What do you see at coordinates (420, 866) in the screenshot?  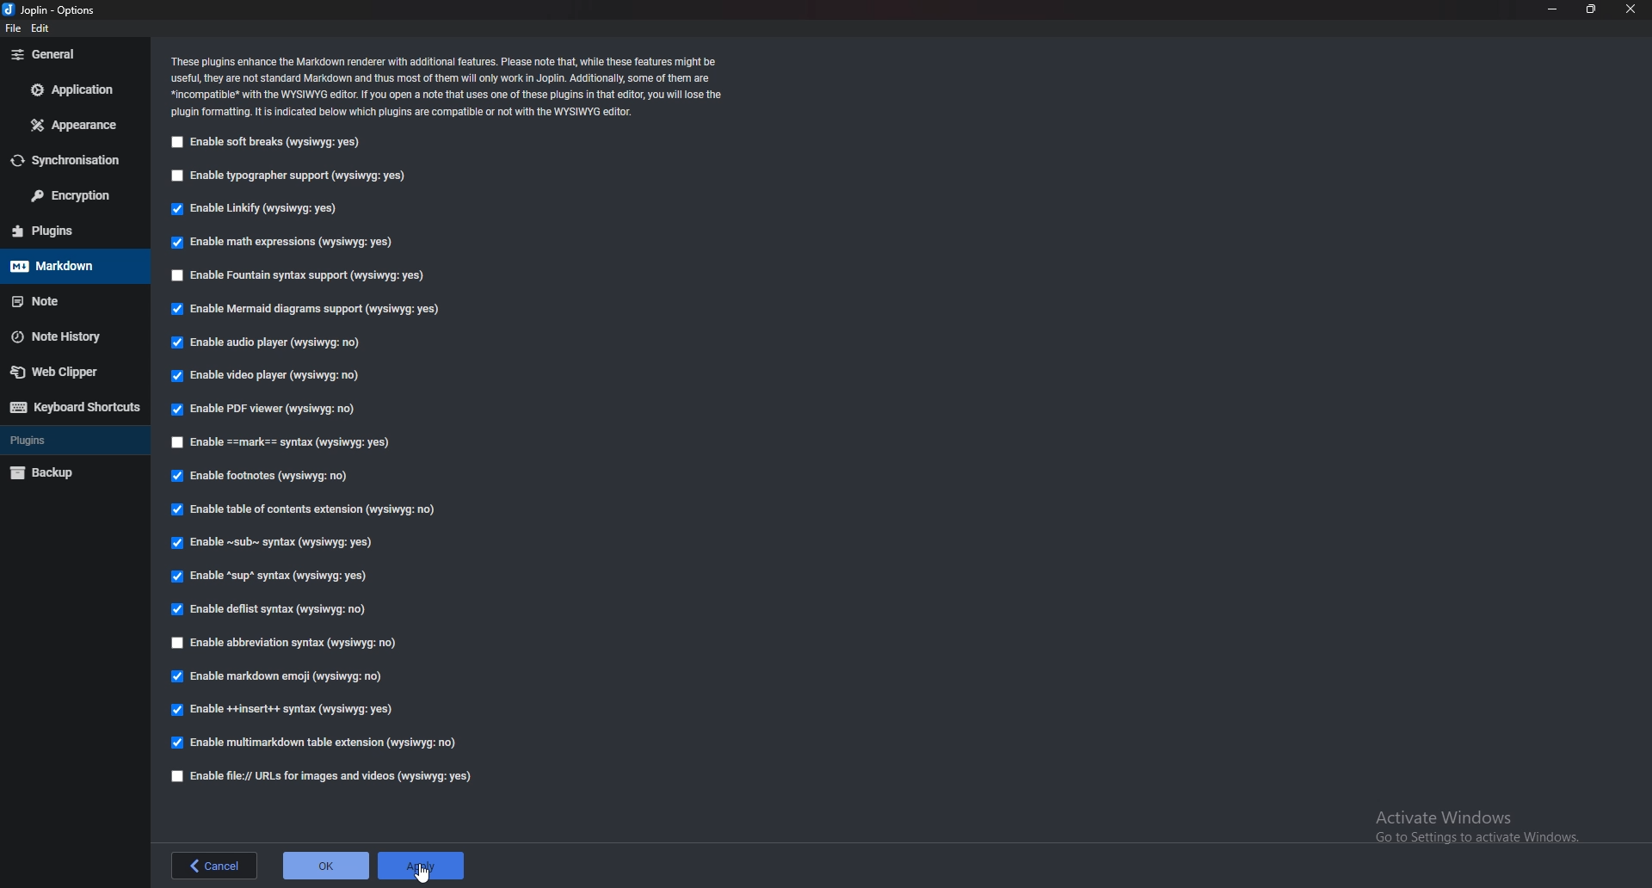 I see `apply` at bounding box center [420, 866].